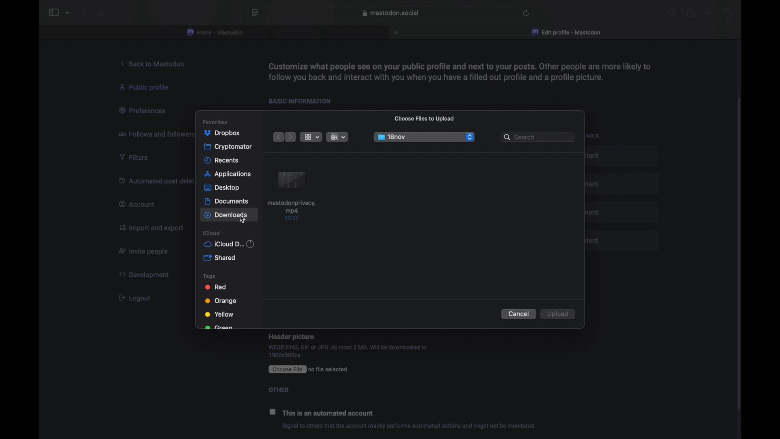 The width and height of the screenshot is (780, 439). Describe the element at coordinates (673, 13) in the screenshot. I see `downloads` at that location.